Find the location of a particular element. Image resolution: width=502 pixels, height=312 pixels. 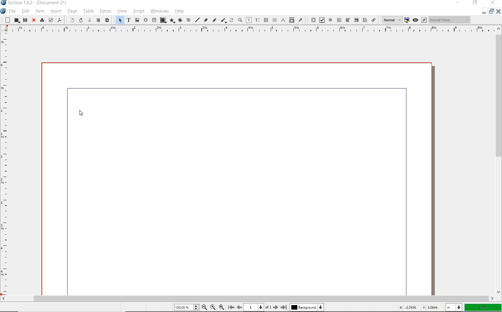

item is located at coordinates (40, 11).